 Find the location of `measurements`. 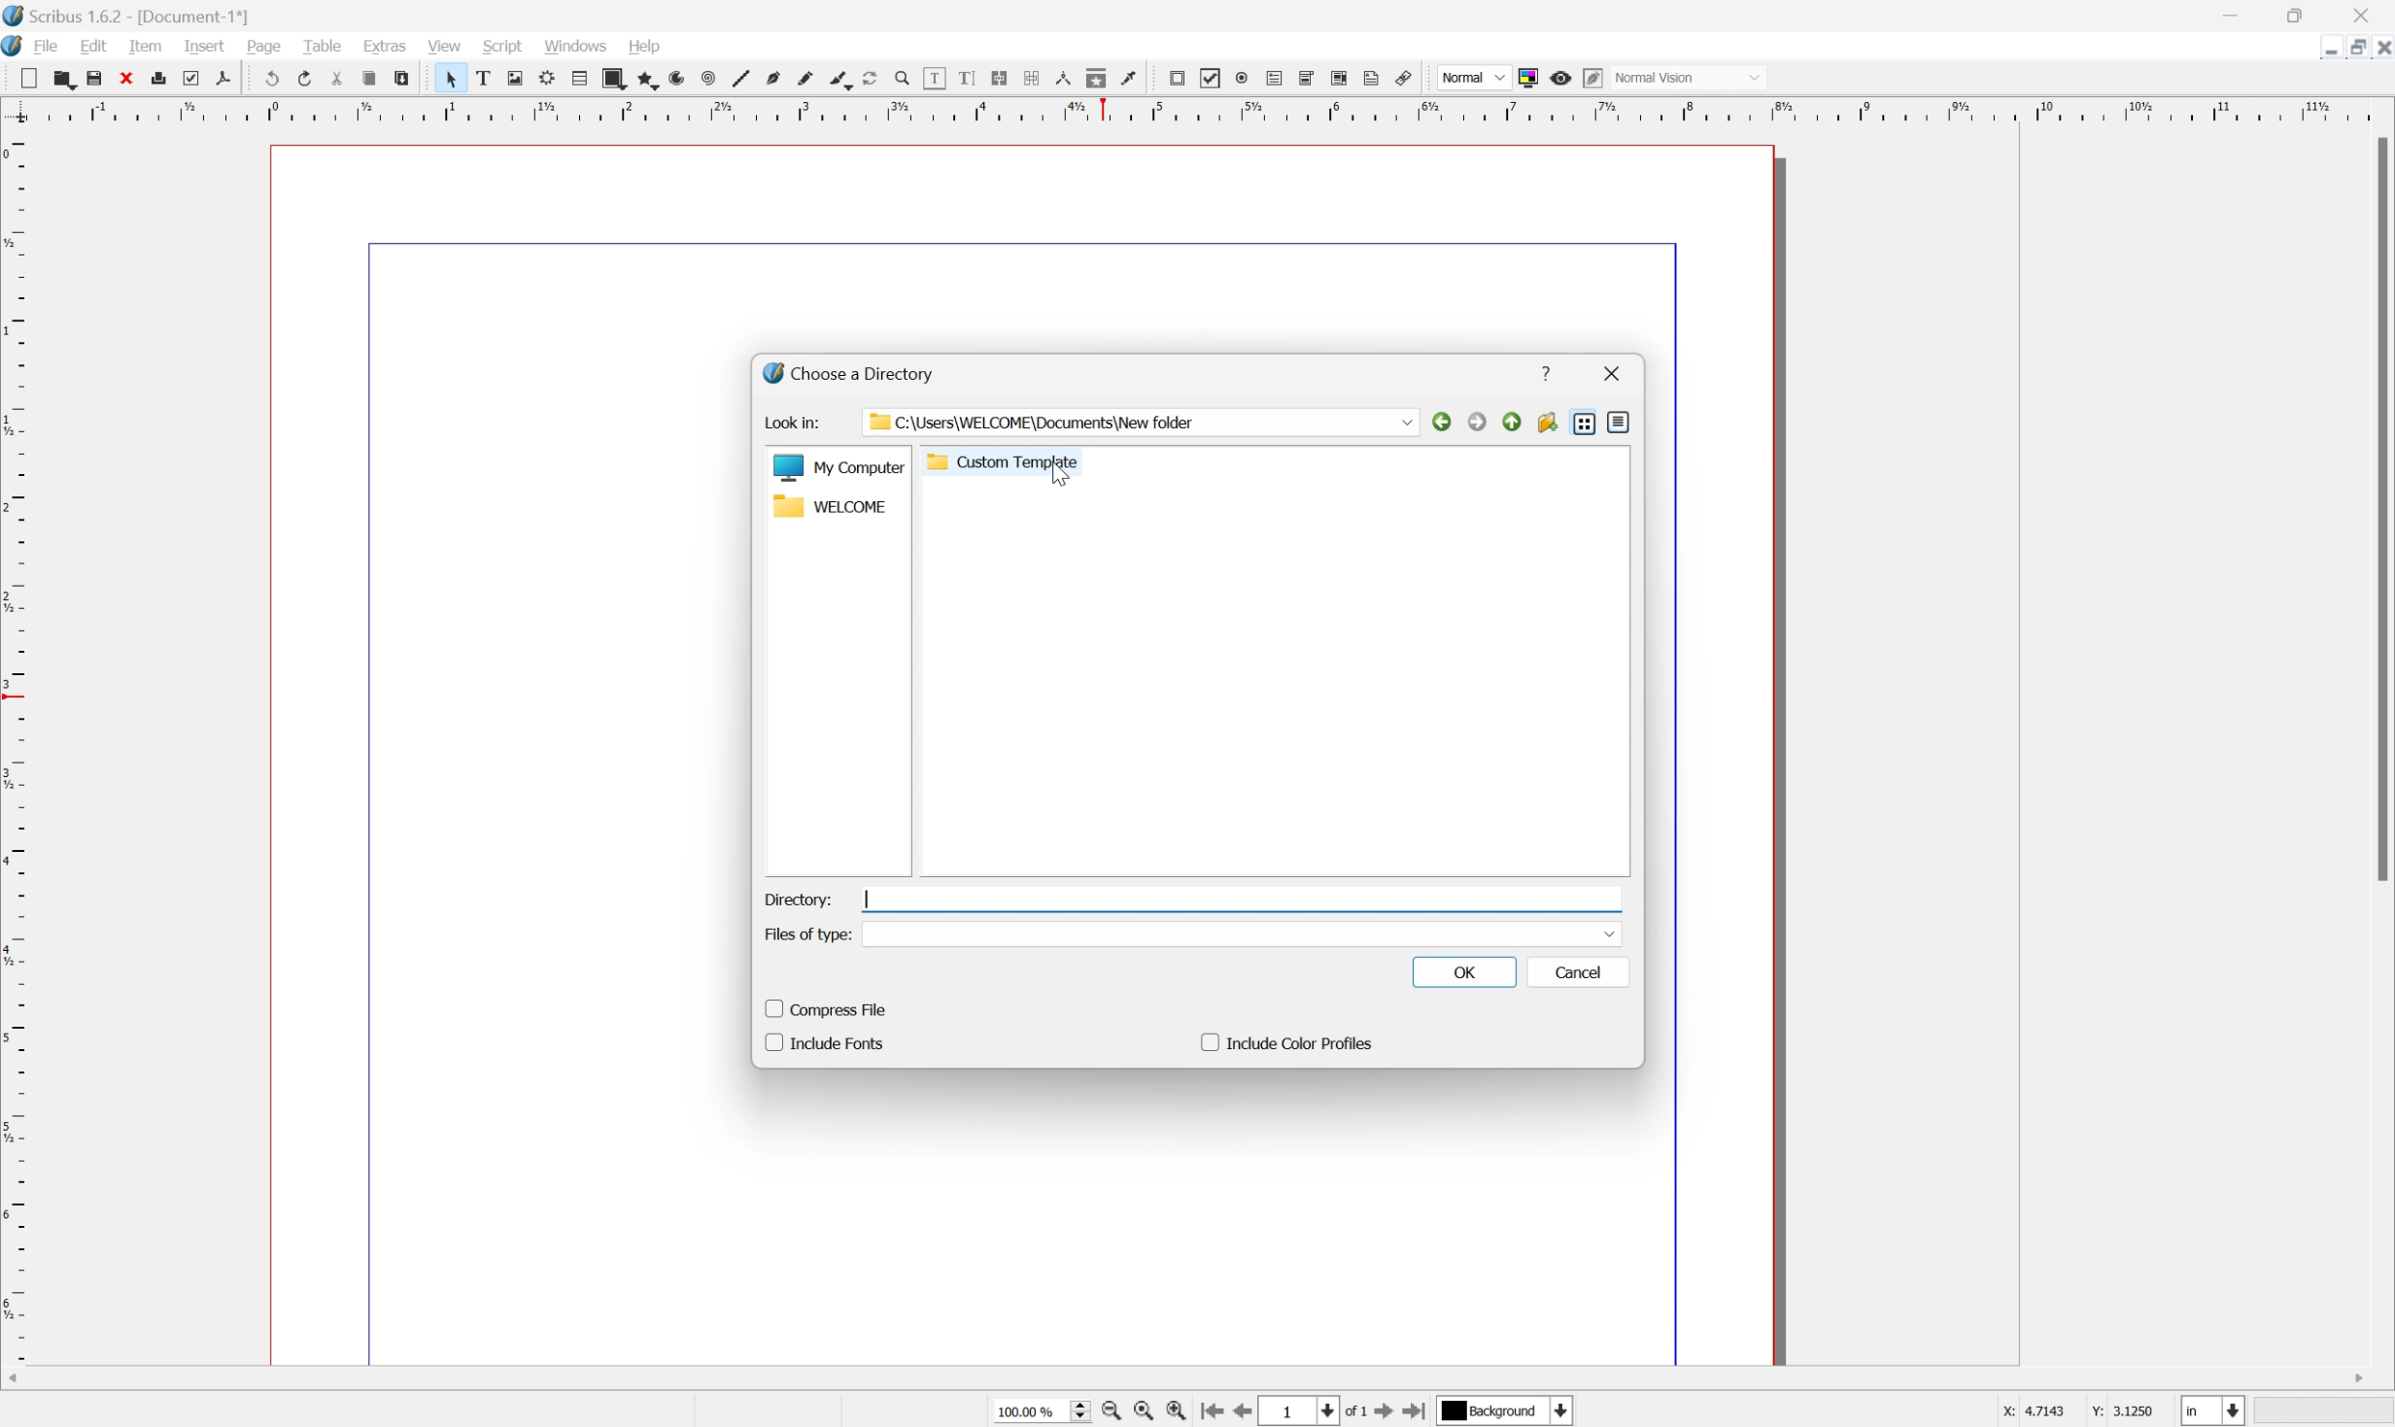

measurements is located at coordinates (1064, 78).